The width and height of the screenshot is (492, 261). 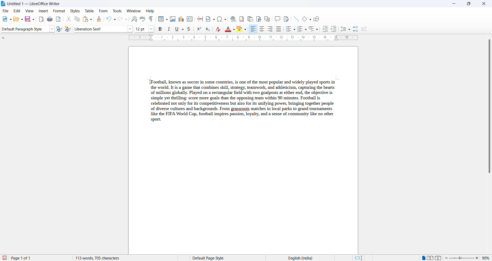 What do you see at coordinates (486, 258) in the screenshot?
I see `zoom percentage` at bounding box center [486, 258].